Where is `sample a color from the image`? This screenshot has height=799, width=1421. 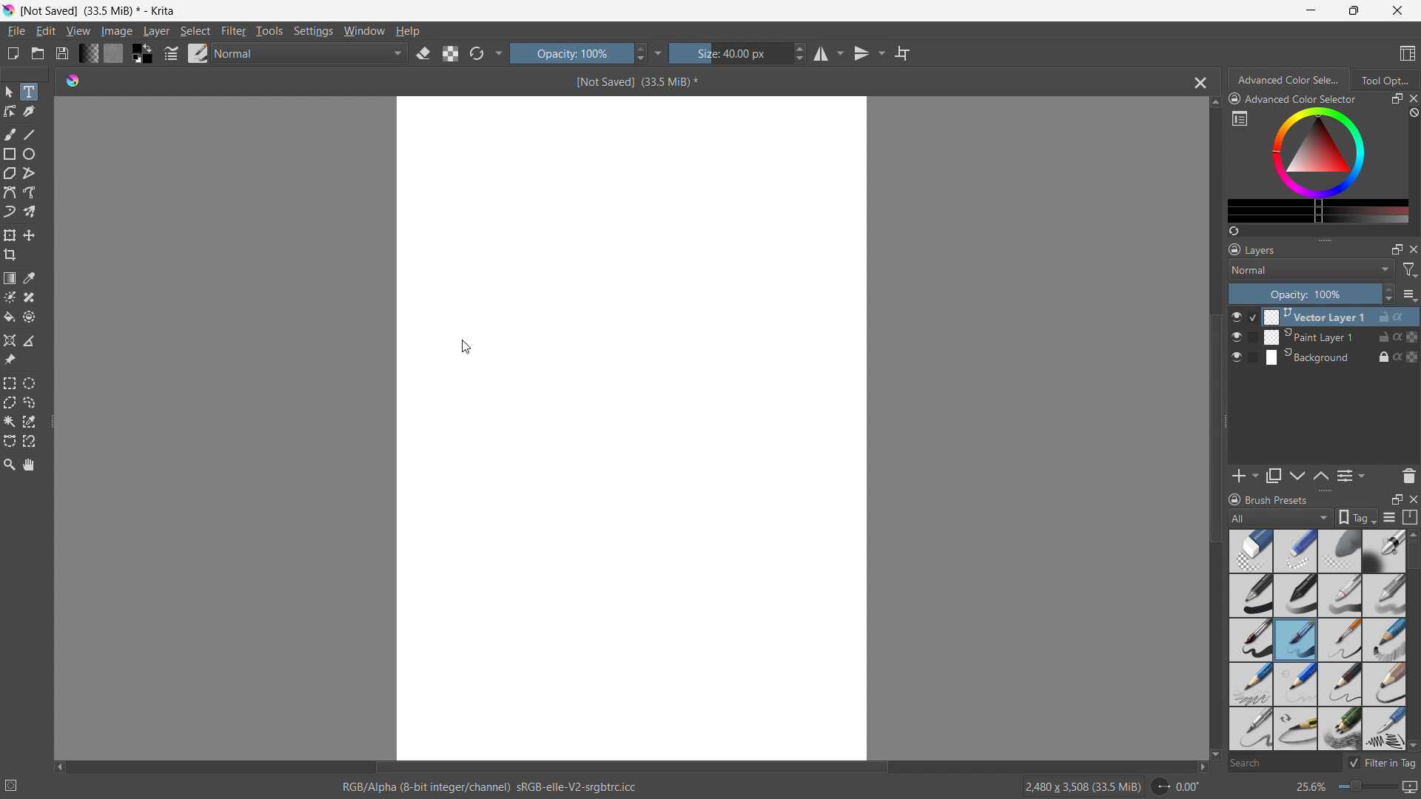
sample a color from the image is located at coordinates (30, 278).